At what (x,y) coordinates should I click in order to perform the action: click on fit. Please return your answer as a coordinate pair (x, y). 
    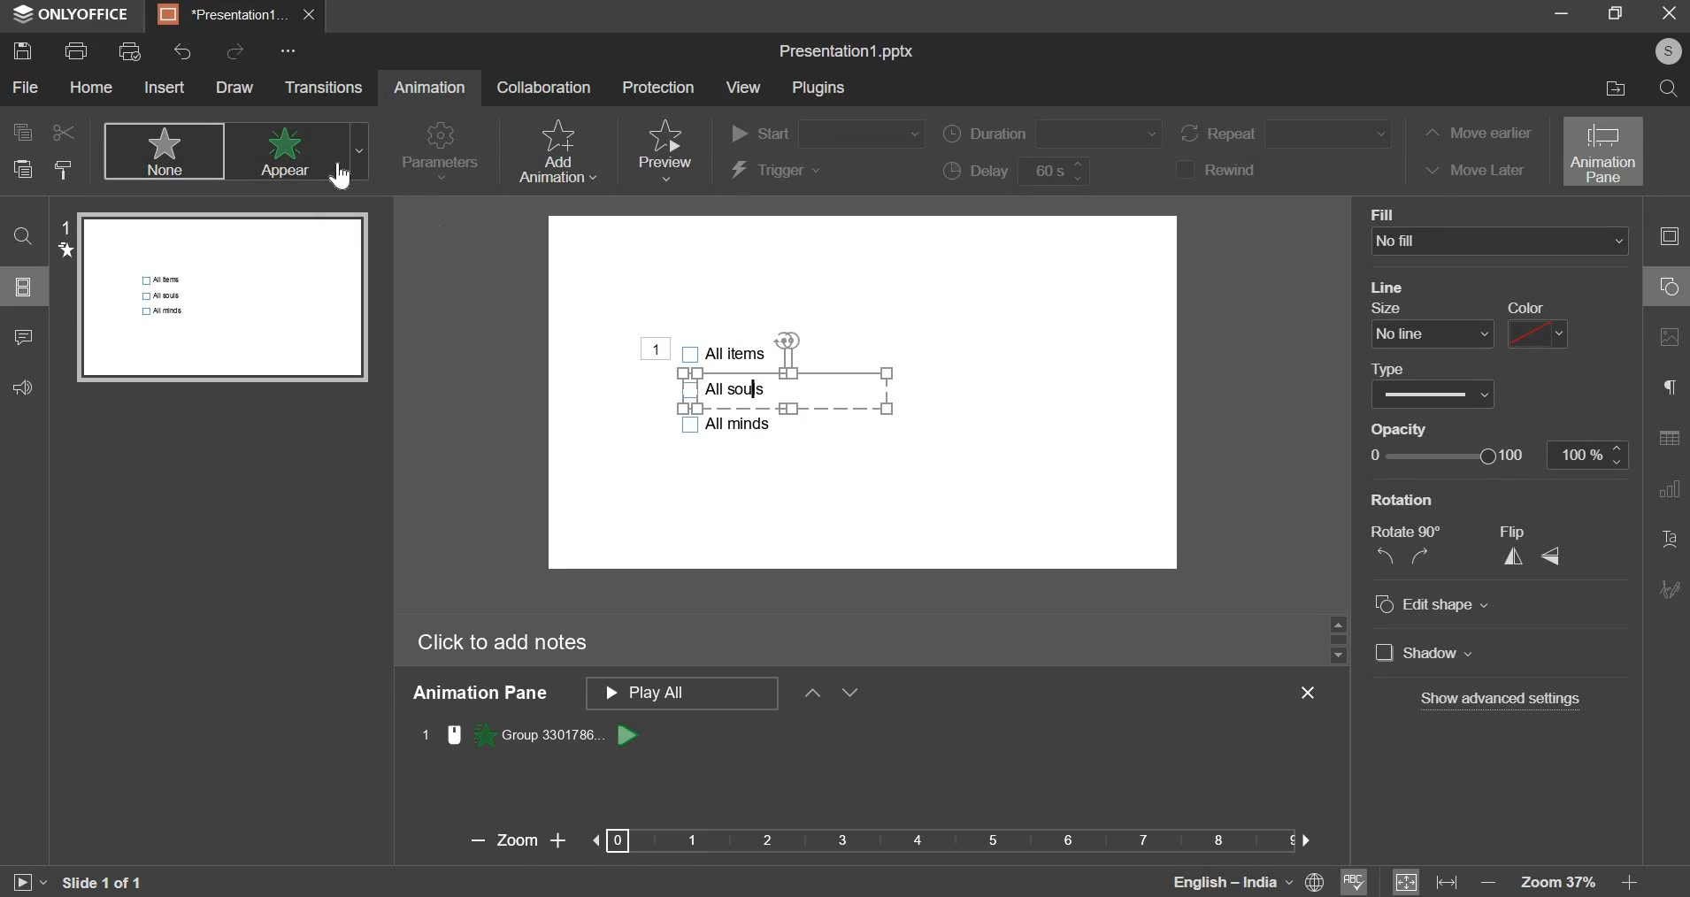
    Looking at the image, I should click on (1425, 880).